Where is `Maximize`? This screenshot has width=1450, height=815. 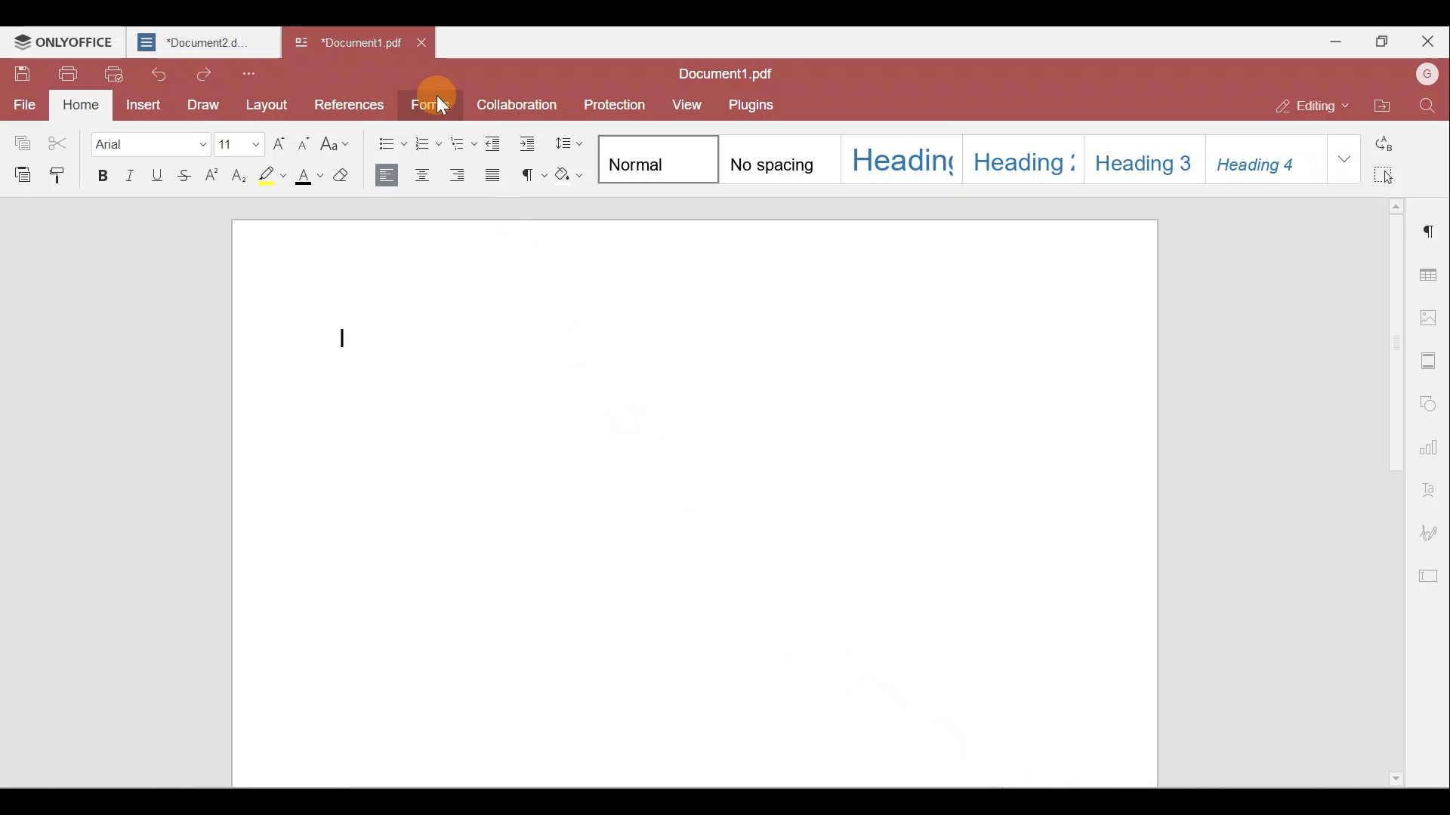 Maximize is located at coordinates (1383, 39).